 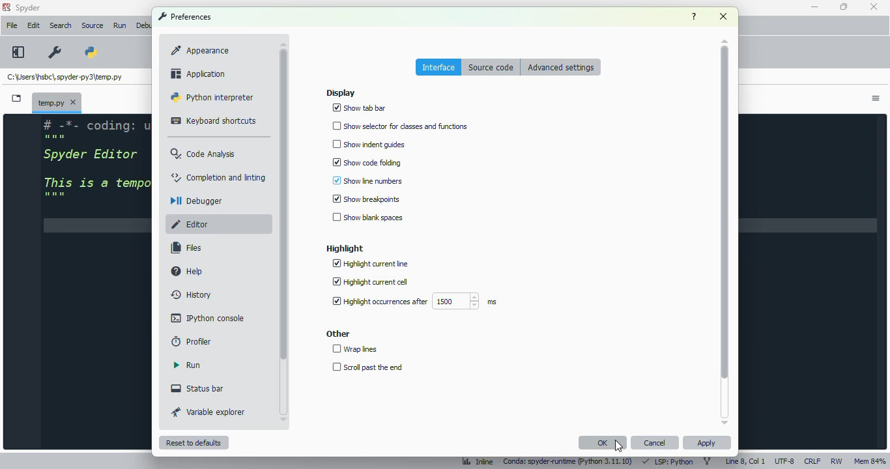 What do you see at coordinates (745, 461) in the screenshot?
I see `line 8, col 8` at bounding box center [745, 461].